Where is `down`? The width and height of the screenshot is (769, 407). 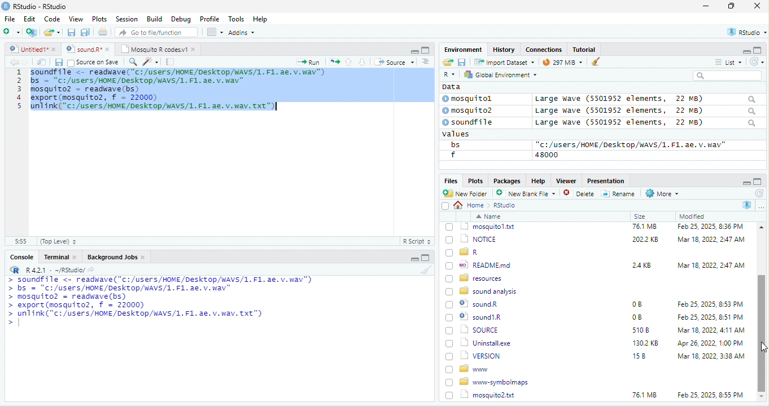 down is located at coordinates (362, 61).